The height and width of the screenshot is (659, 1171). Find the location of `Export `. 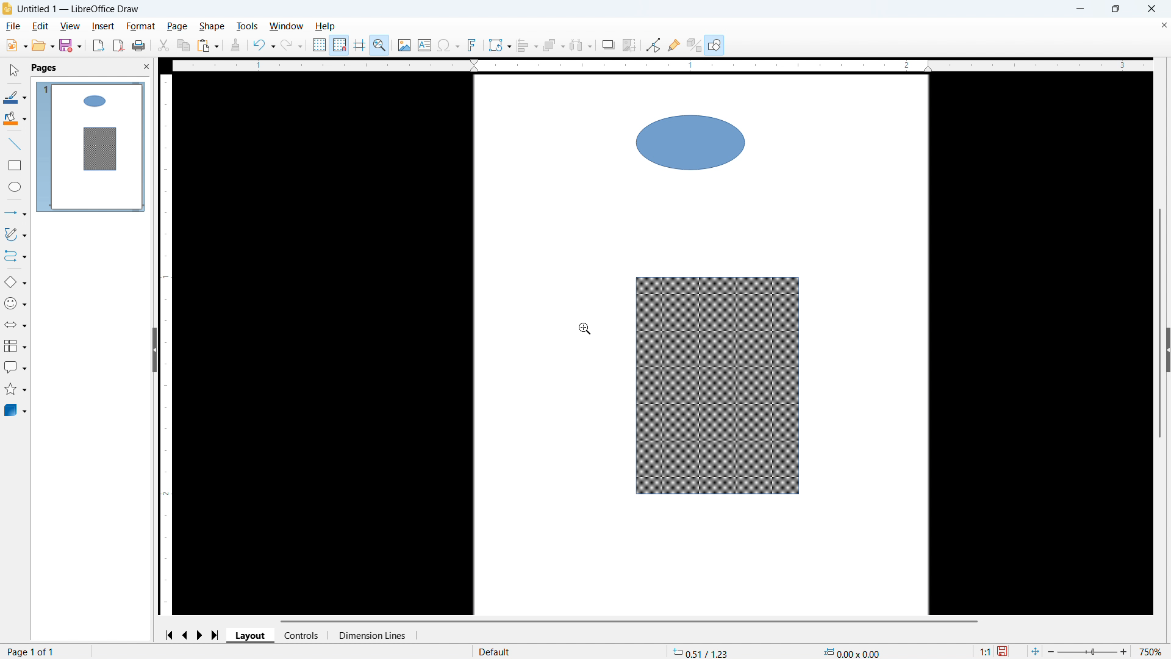

Export  is located at coordinates (98, 45).